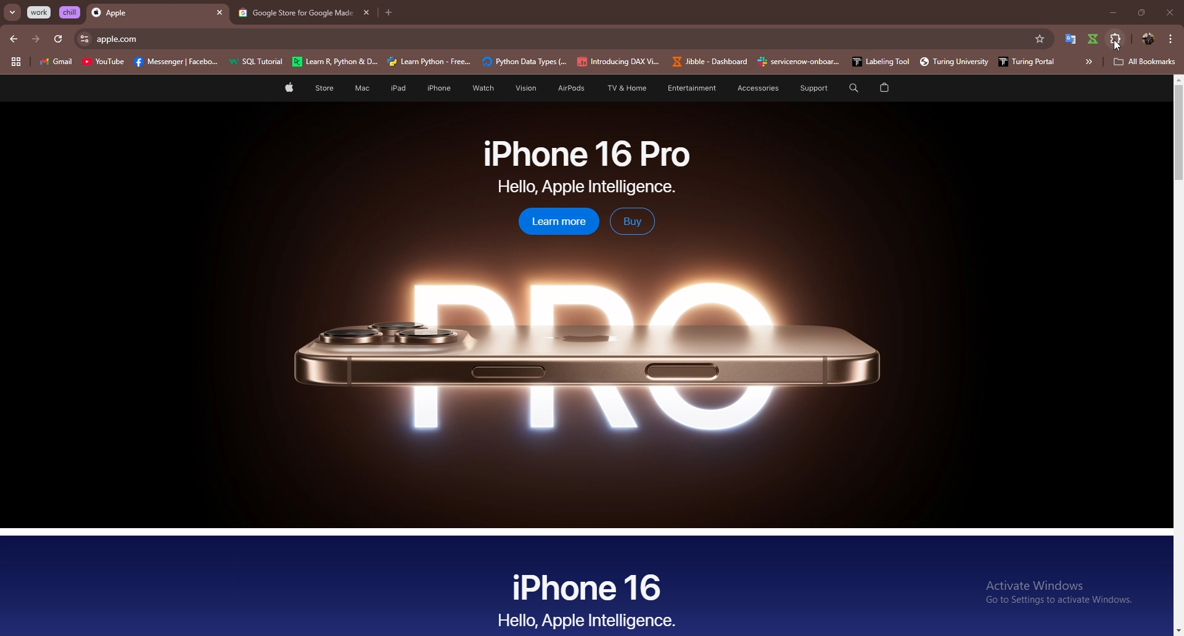  Describe the element at coordinates (439, 88) in the screenshot. I see `iPhone` at that location.